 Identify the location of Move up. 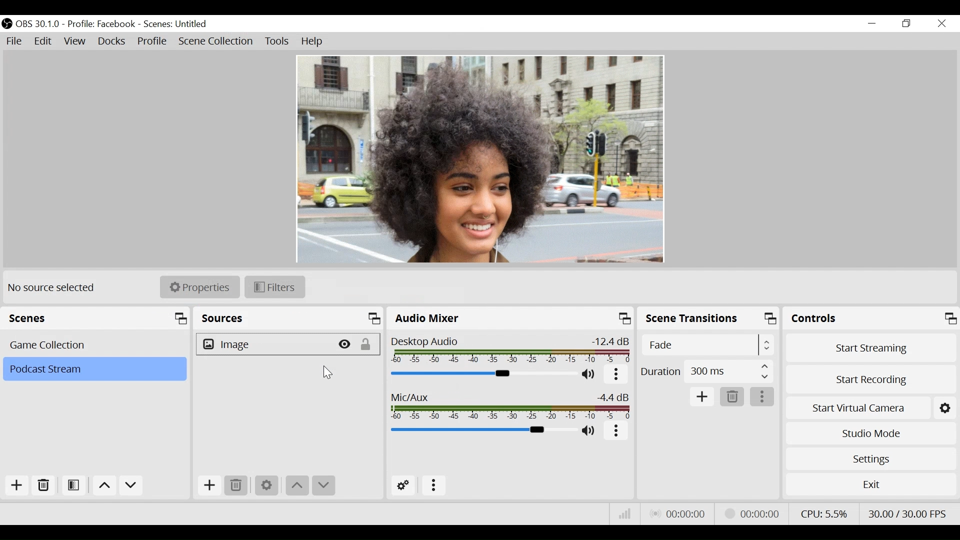
(104, 485).